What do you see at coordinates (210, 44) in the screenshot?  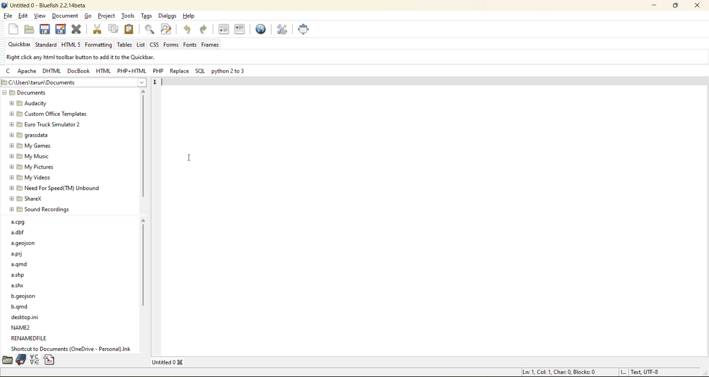 I see `frames` at bounding box center [210, 44].